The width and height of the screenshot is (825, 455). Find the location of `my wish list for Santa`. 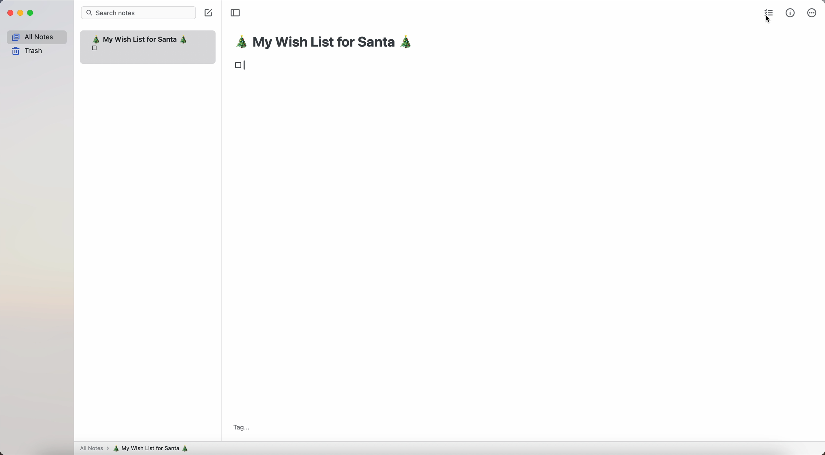

my wish list for Santa is located at coordinates (328, 43).